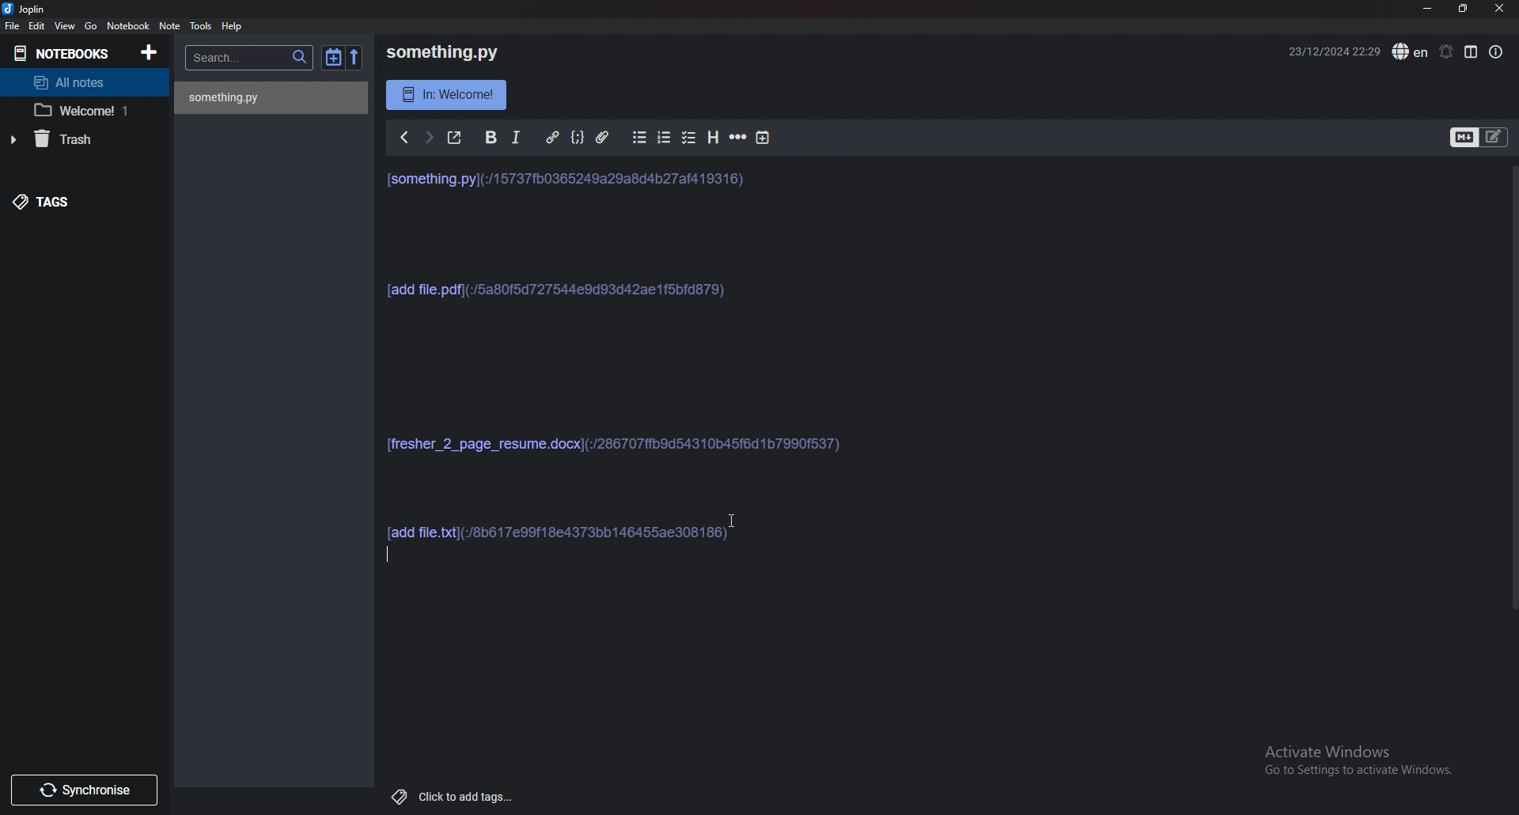 The image size is (1519, 815). I want to click on File, so click(11, 25).